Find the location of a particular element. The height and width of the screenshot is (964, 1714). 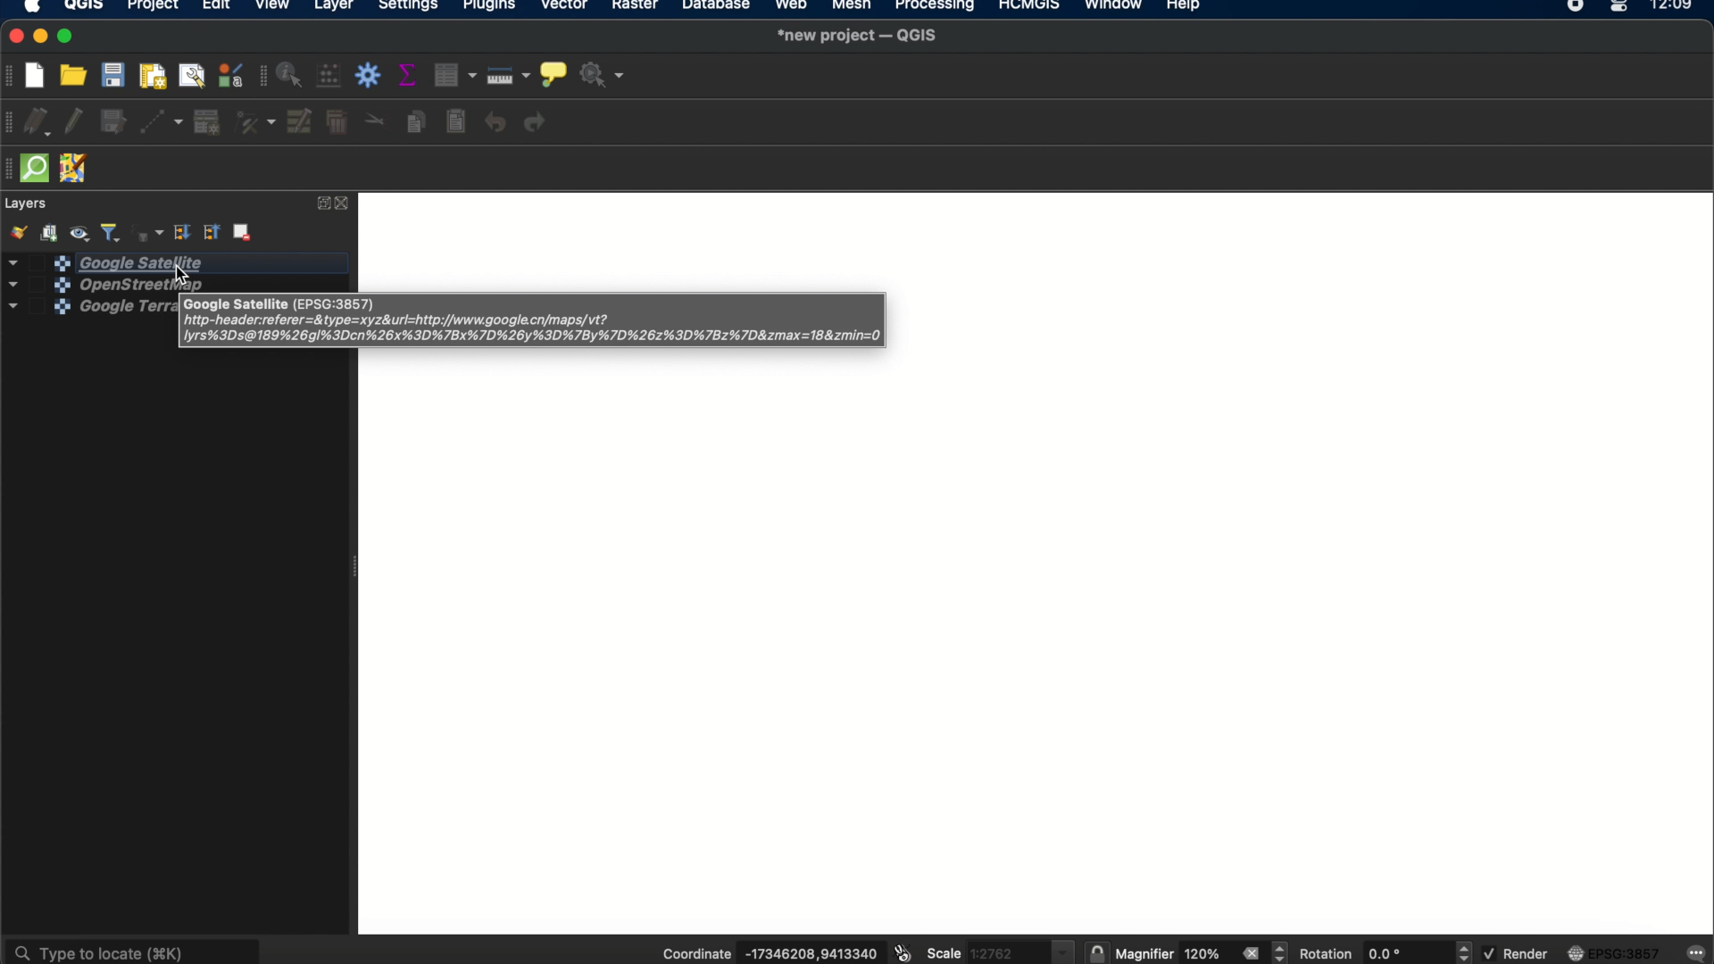

edit is located at coordinates (215, 8).